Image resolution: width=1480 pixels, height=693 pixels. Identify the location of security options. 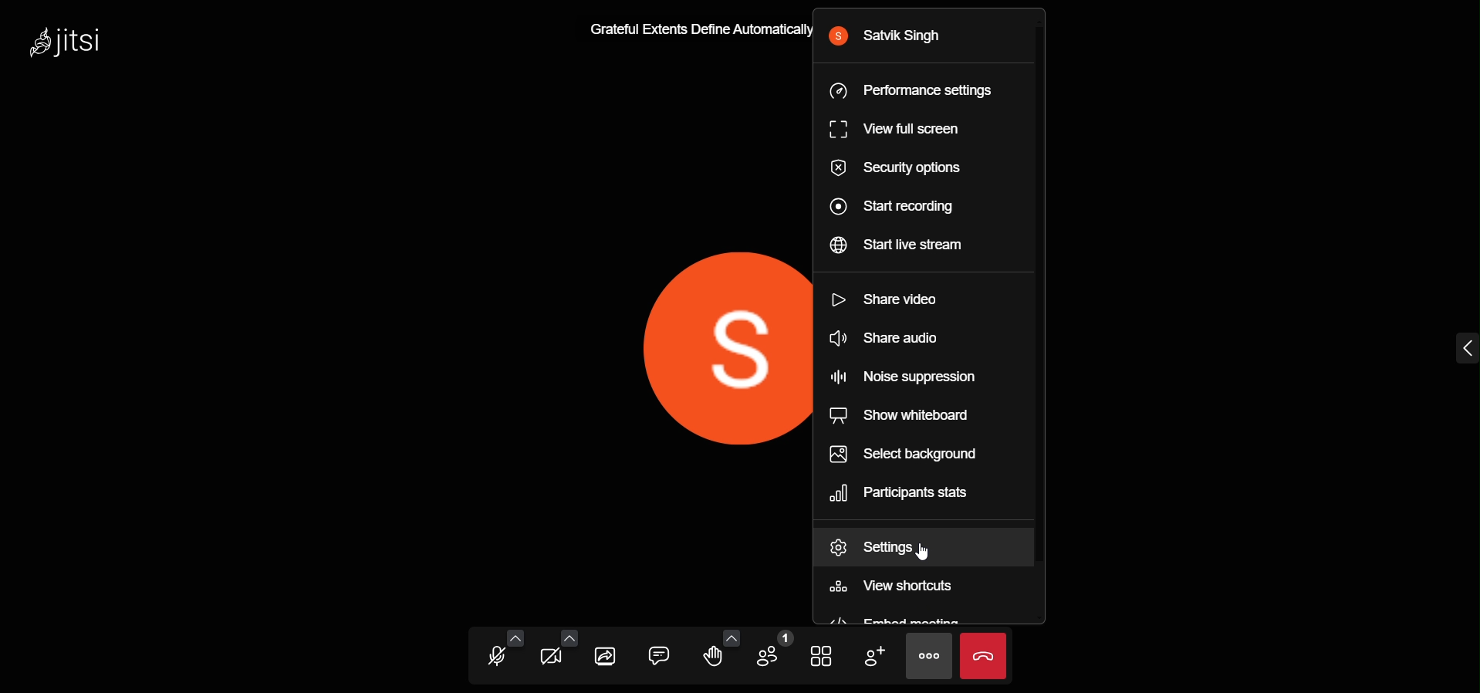
(902, 165).